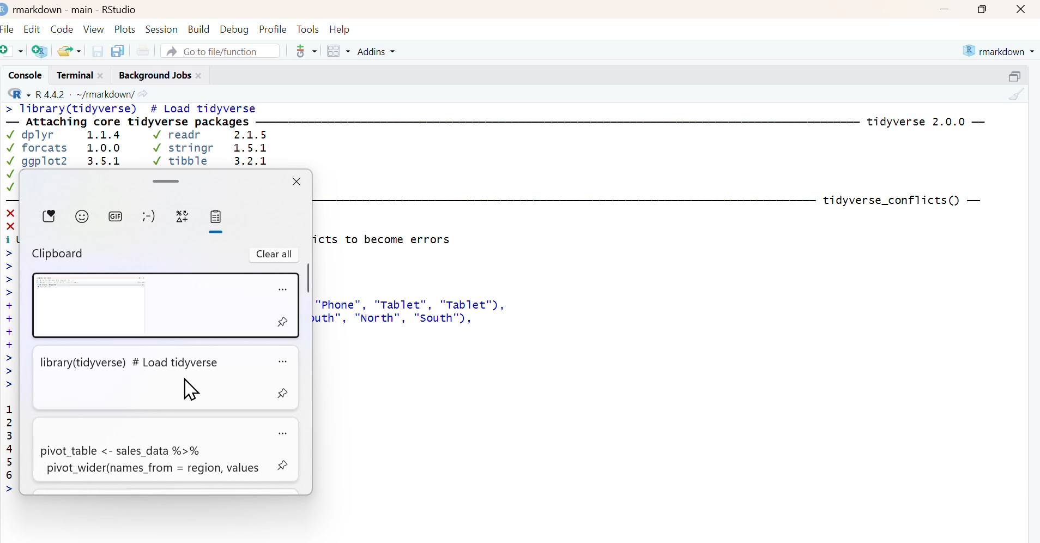  Describe the element at coordinates (201, 74) in the screenshot. I see `close` at that location.